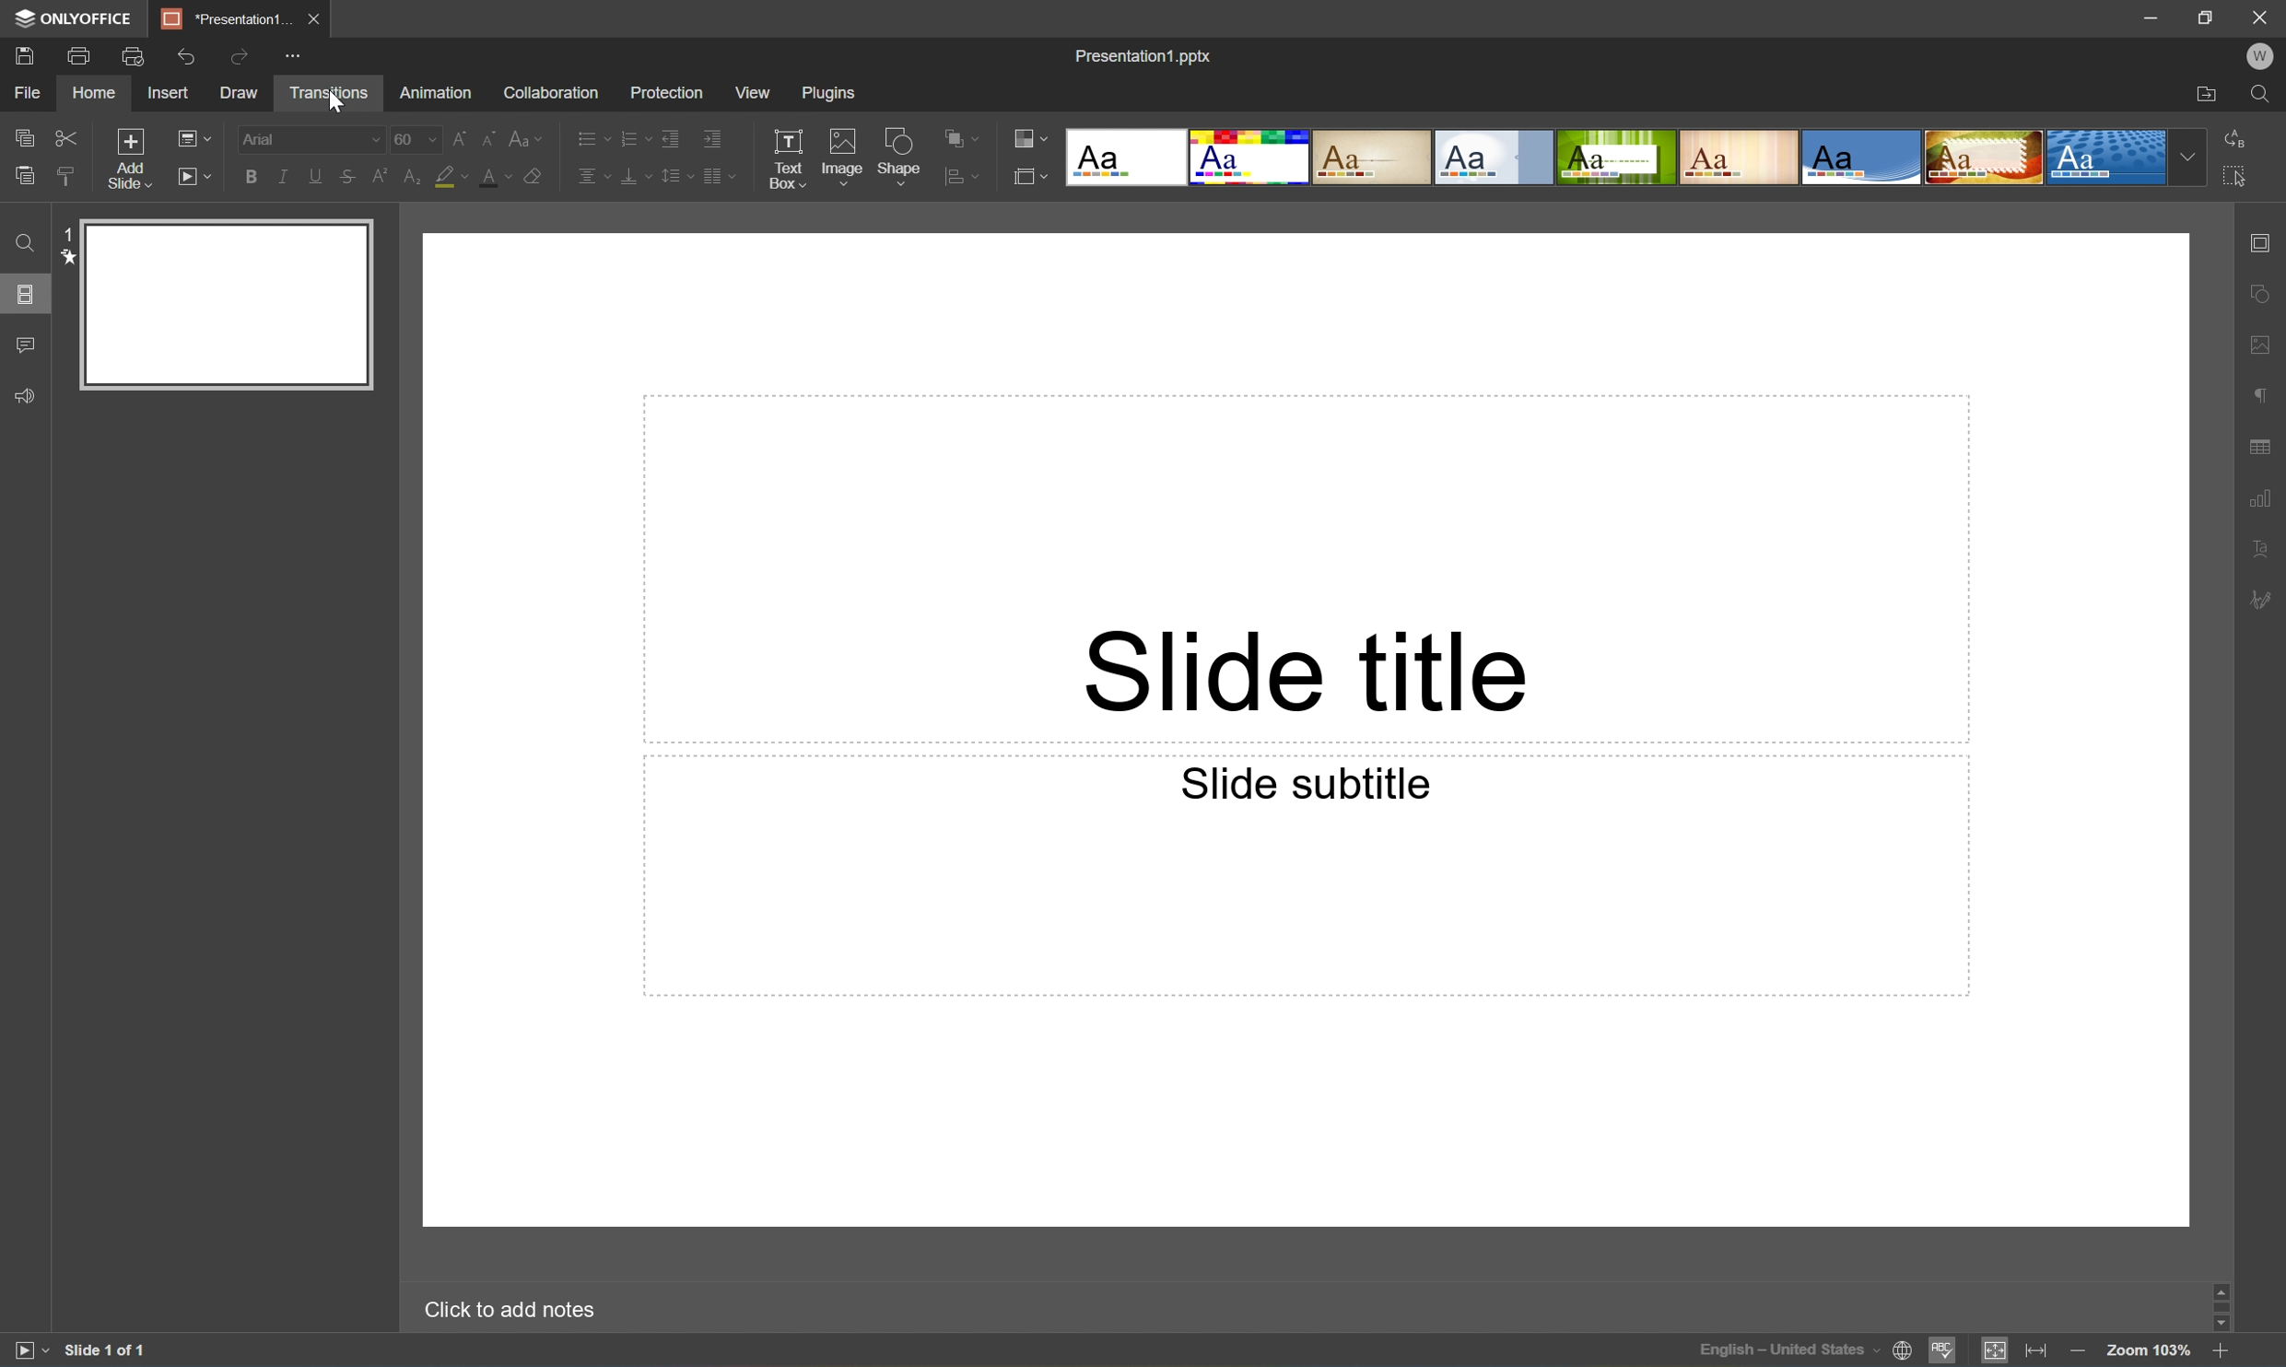 This screenshot has width=2286, height=1367. Describe the element at coordinates (2257, 293) in the screenshot. I see `Shape settings` at that location.